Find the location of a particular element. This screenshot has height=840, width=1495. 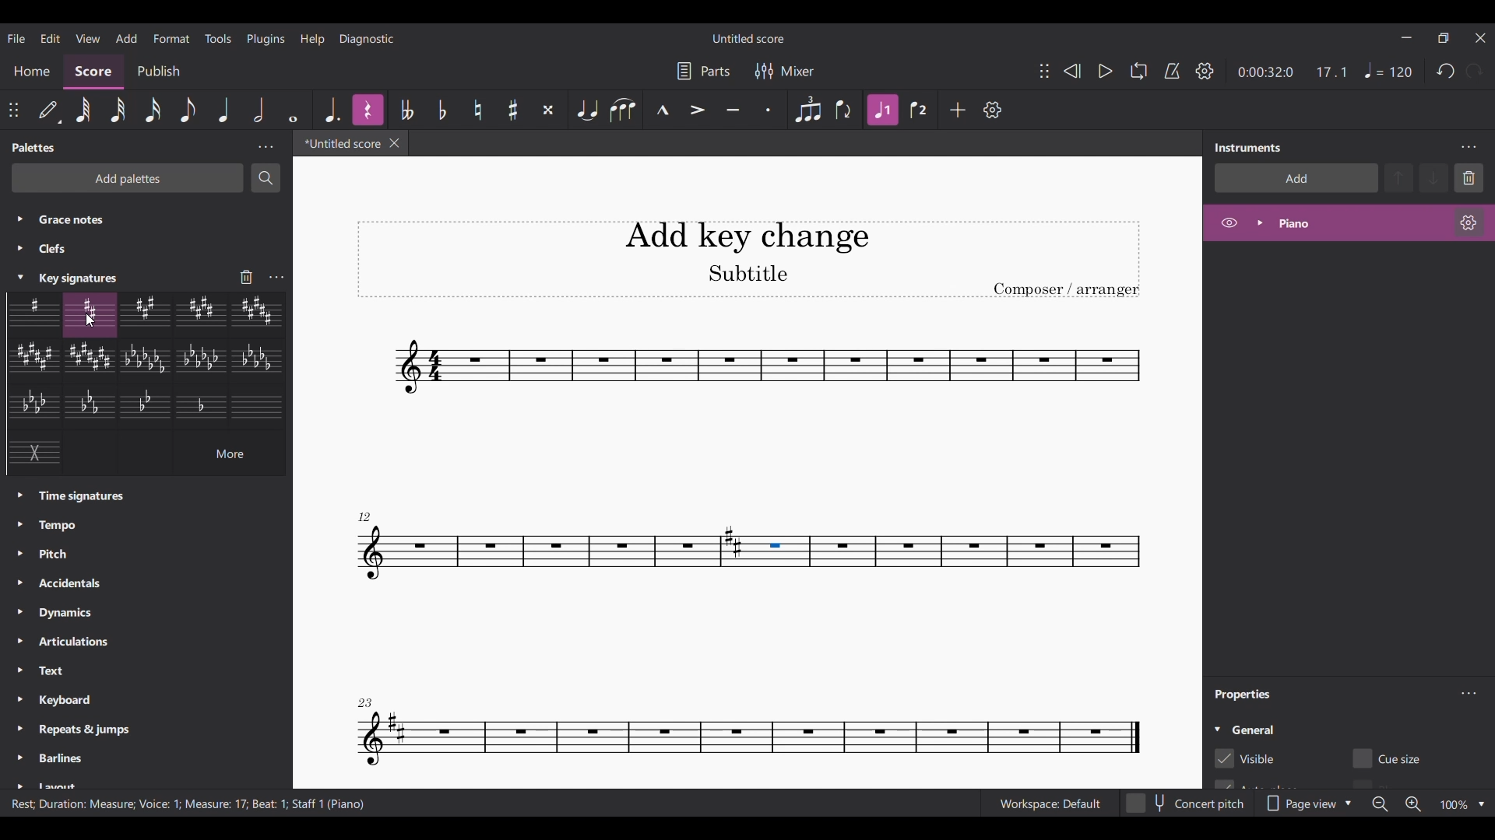

Panel title is located at coordinates (37, 147).